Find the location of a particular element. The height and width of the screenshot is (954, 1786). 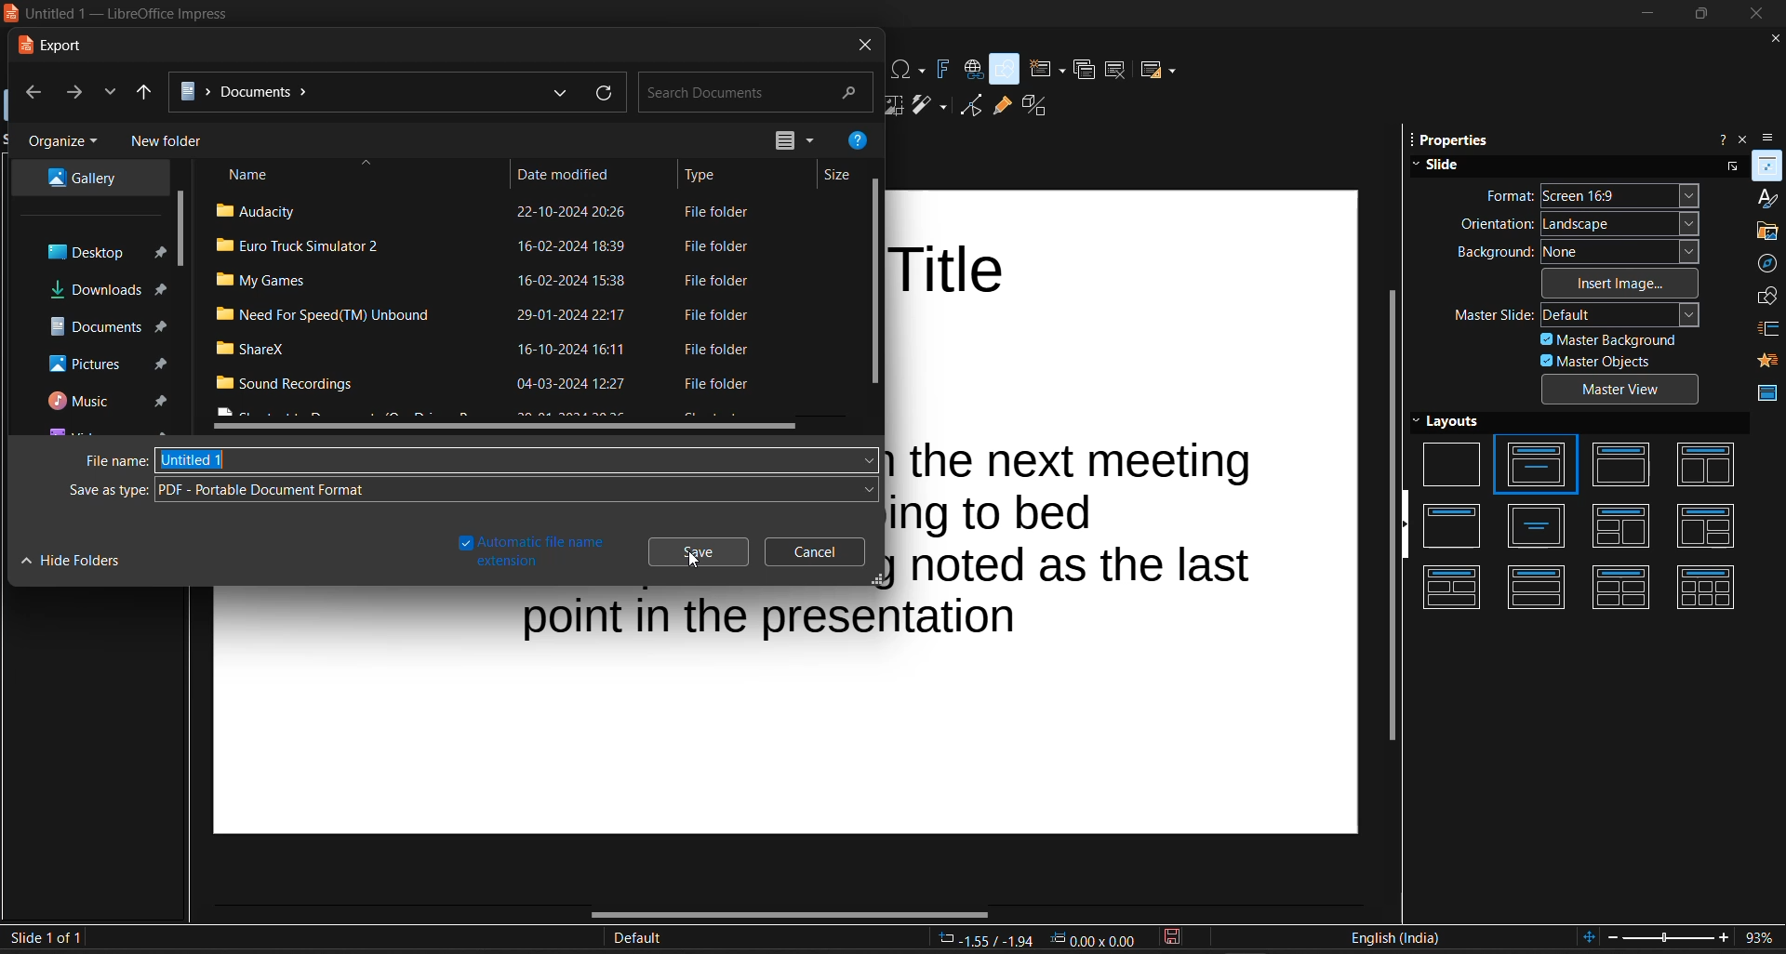

get help is located at coordinates (856, 141).